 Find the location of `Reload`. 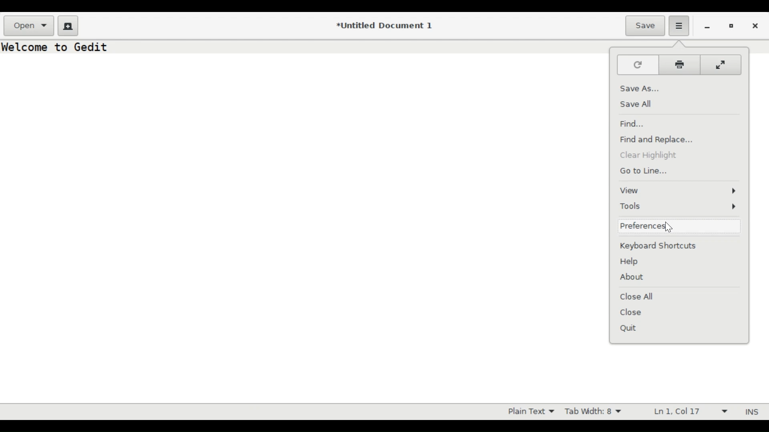

Reload is located at coordinates (636, 64).